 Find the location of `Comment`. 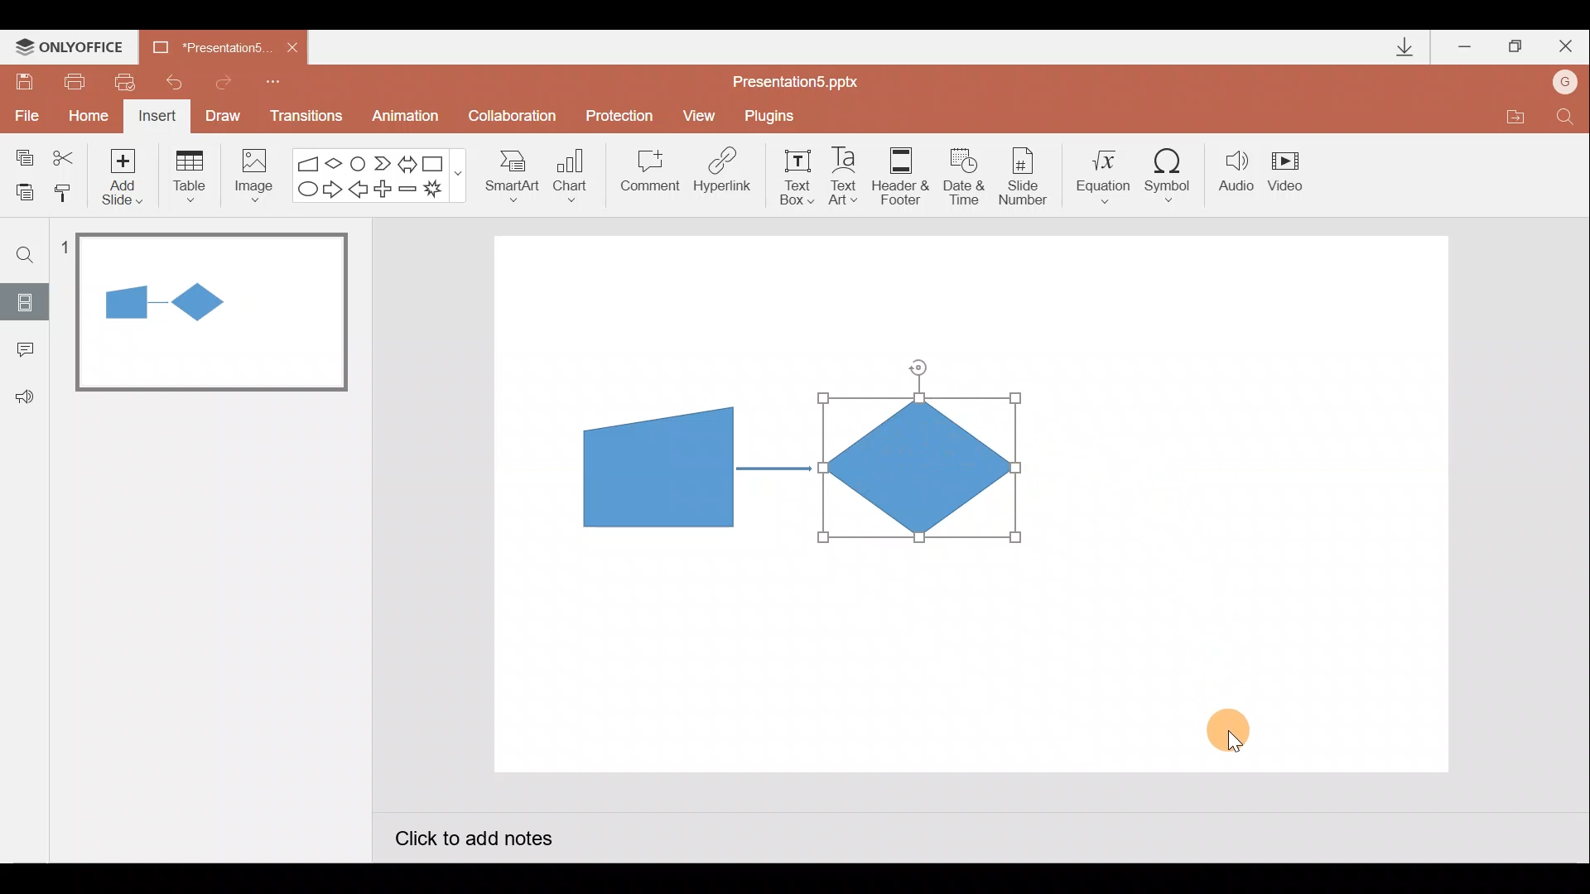

Comment is located at coordinates (648, 176).